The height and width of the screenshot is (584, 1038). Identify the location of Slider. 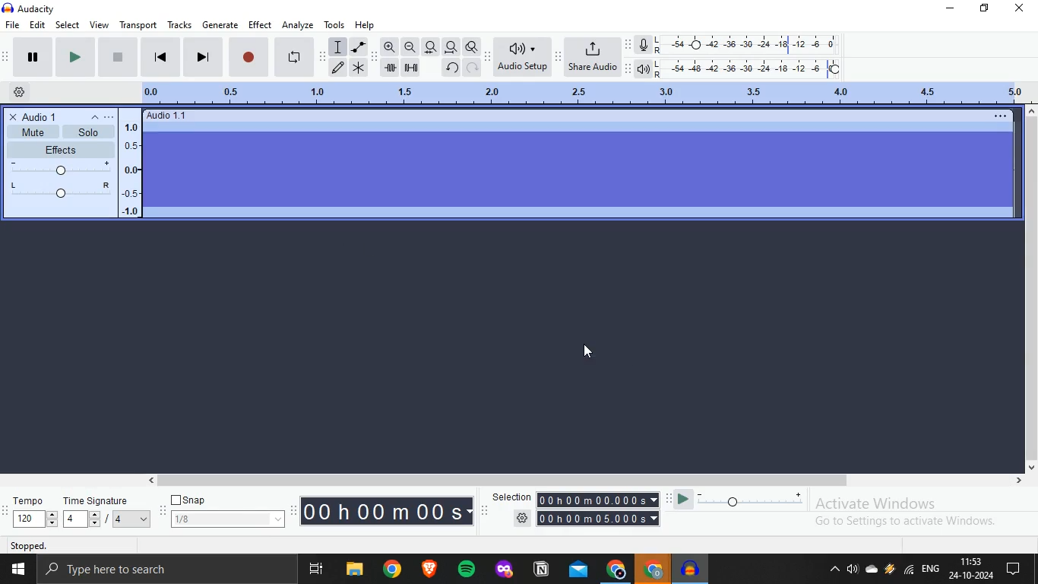
(737, 497).